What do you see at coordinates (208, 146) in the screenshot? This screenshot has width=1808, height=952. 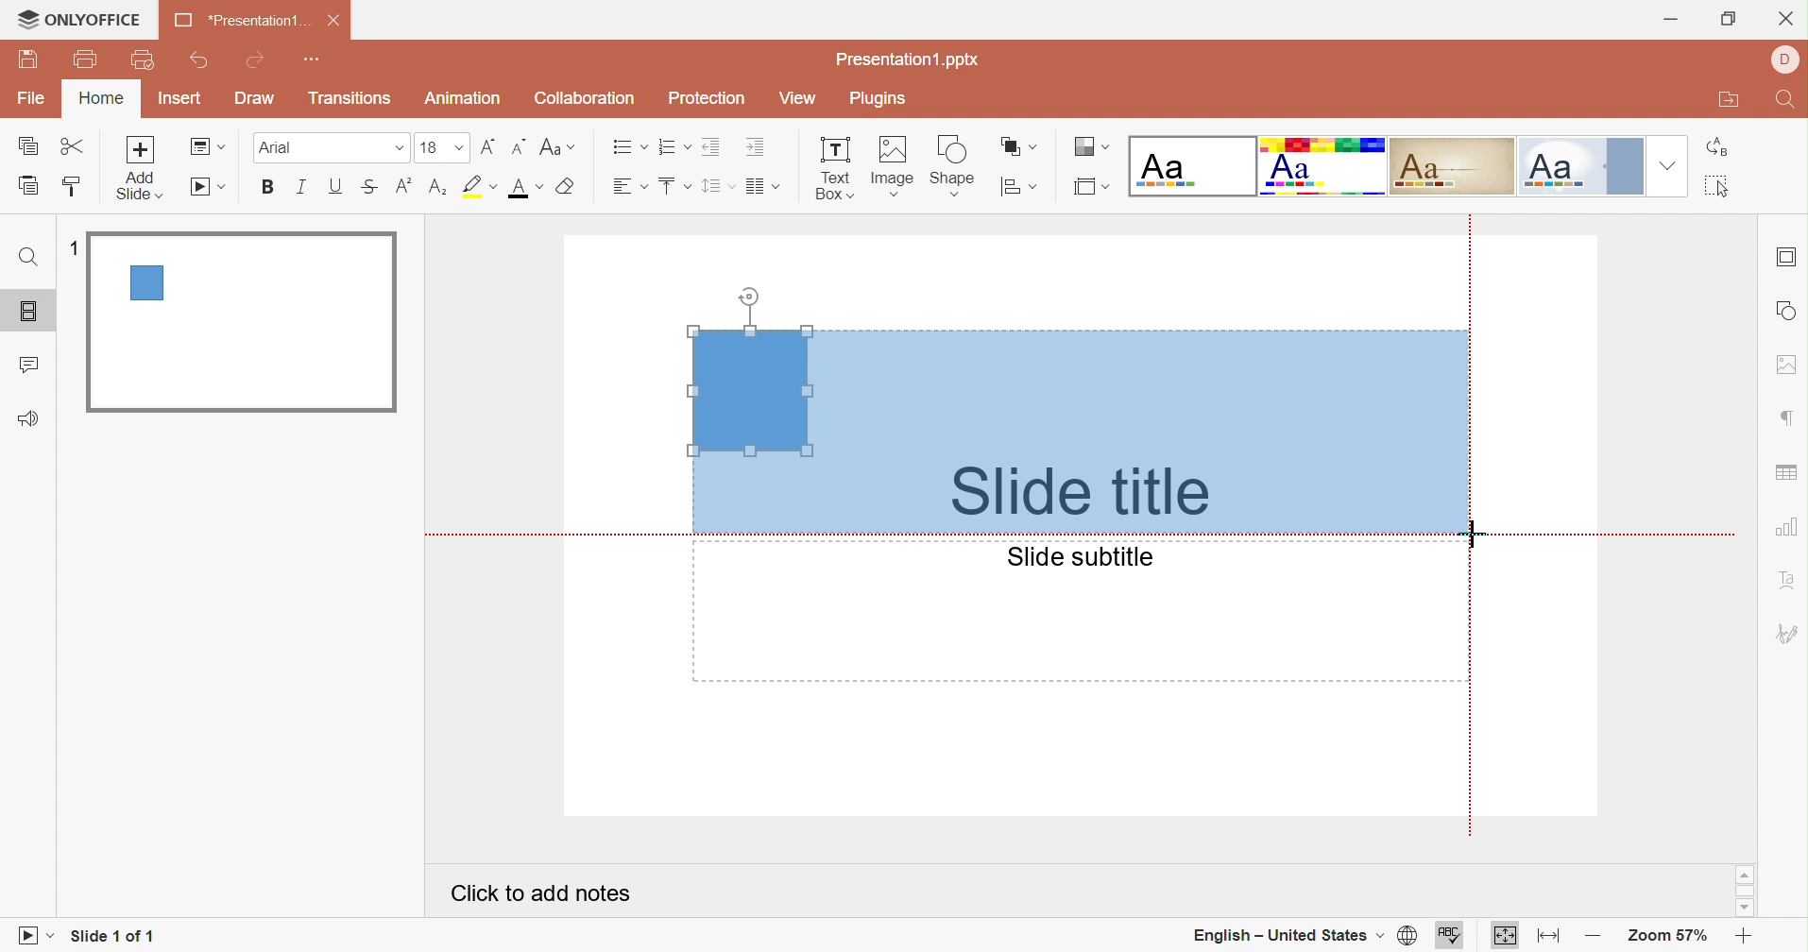 I see `Change slide layout` at bounding box center [208, 146].